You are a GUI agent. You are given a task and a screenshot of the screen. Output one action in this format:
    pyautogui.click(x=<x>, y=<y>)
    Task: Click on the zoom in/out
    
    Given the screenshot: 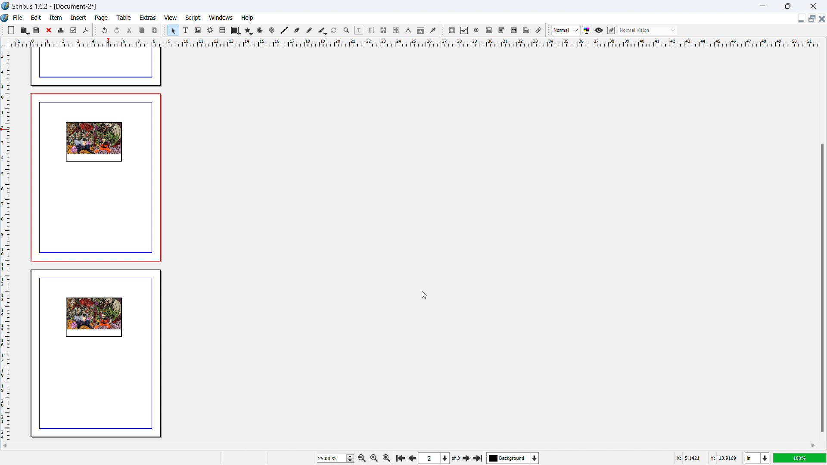 What is the action you would take?
    pyautogui.click(x=347, y=31)
    